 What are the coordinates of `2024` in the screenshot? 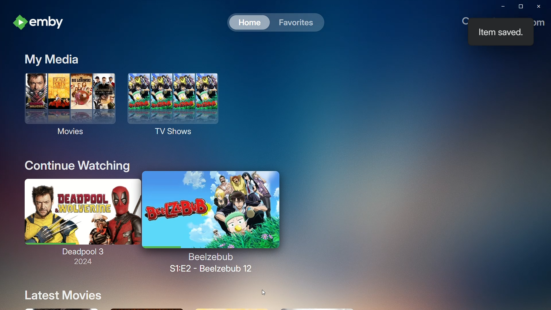 It's located at (79, 263).